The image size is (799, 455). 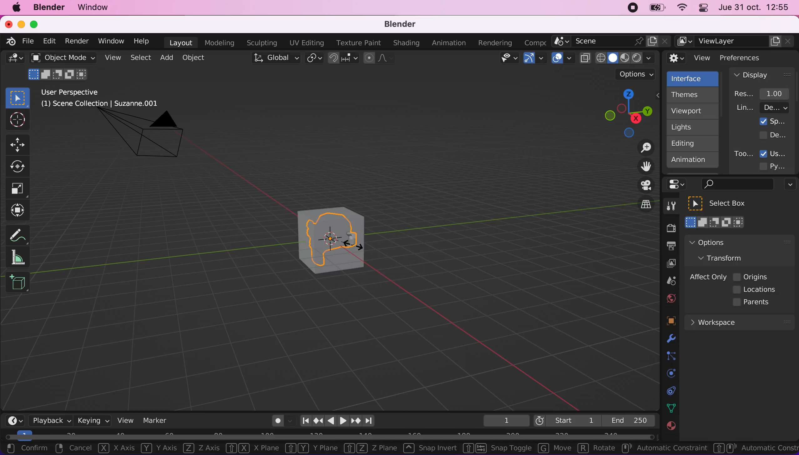 What do you see at coordinates (643, 147) in the screenshot?
I see `zoom in/out the view` at bounding box center [643, 147].